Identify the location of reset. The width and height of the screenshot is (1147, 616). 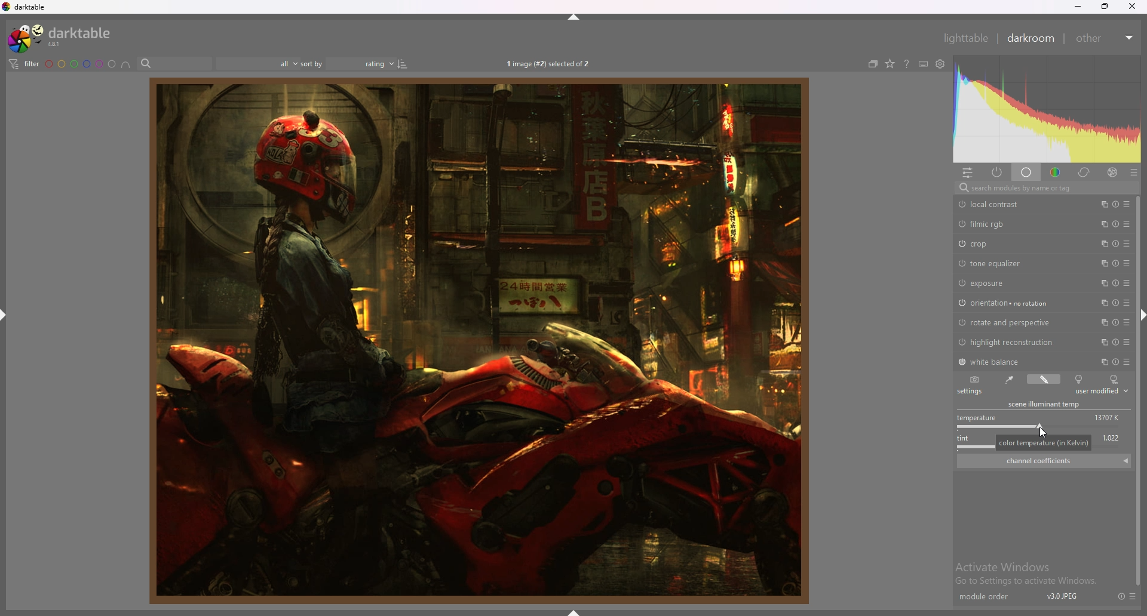
(1115, 362).